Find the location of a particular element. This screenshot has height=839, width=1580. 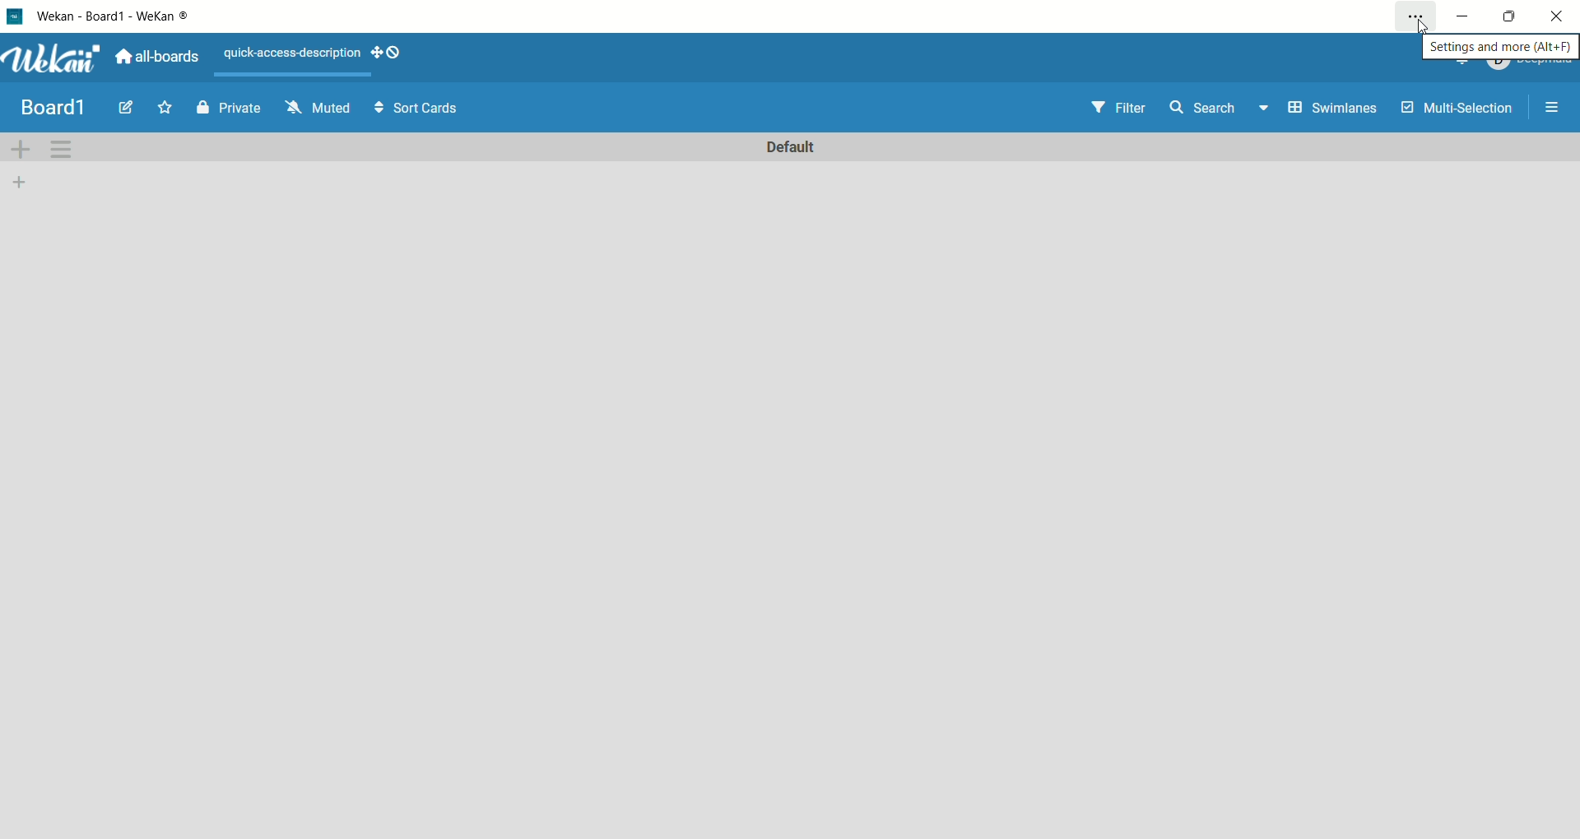

swimlanes is located at coordinates (1337, 109).